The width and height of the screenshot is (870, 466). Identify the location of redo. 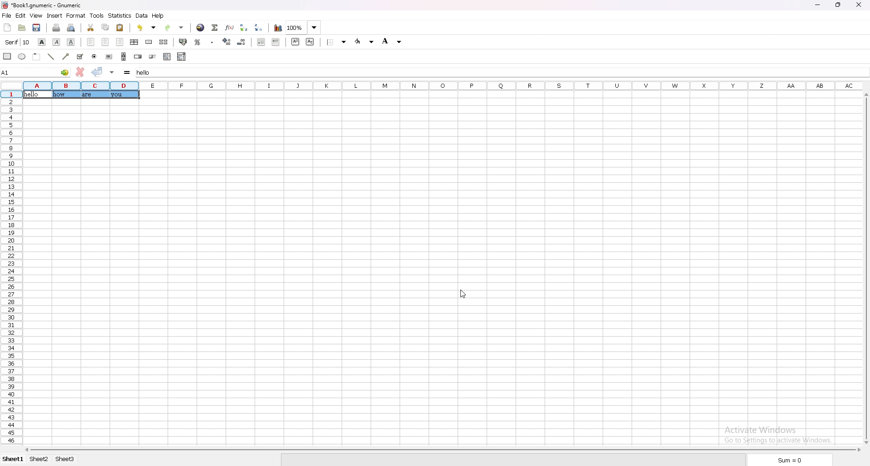
(175, 27).